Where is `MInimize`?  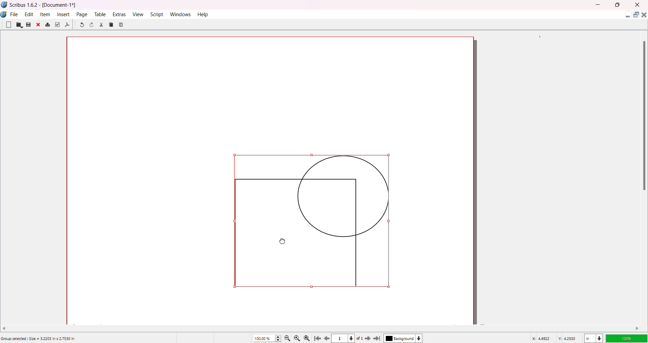
MInimize is located at coordinates (599, 5).